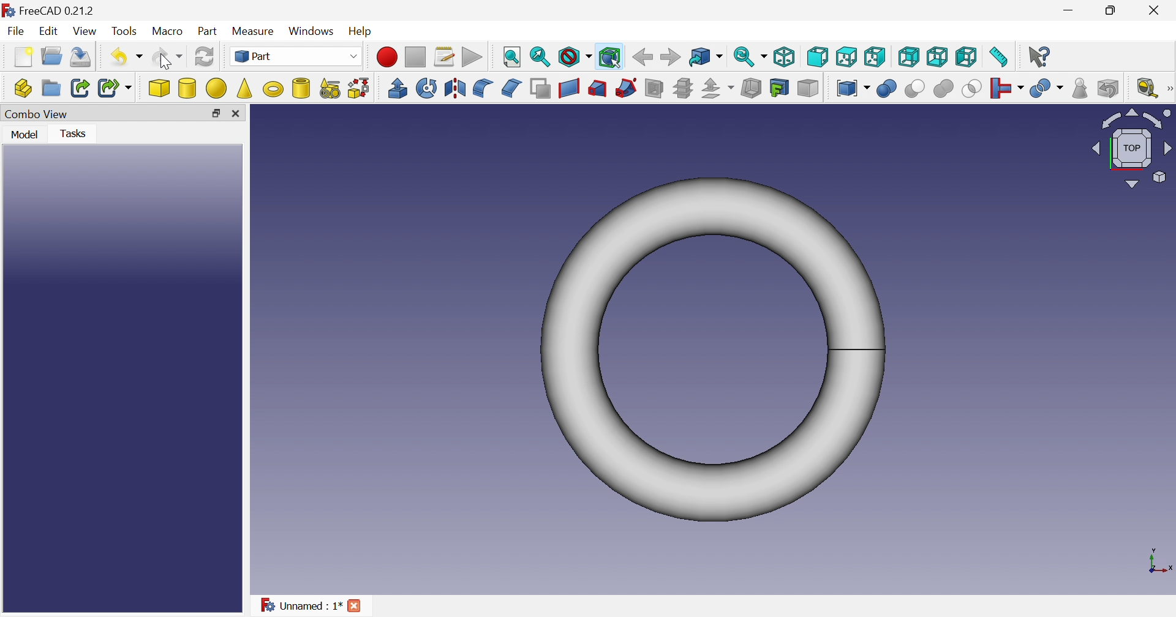 The height and width of the screenshot is (617, 1176). Describe the element at coordinates (255, 32) in the screenshot. I see `Measure` at that location.